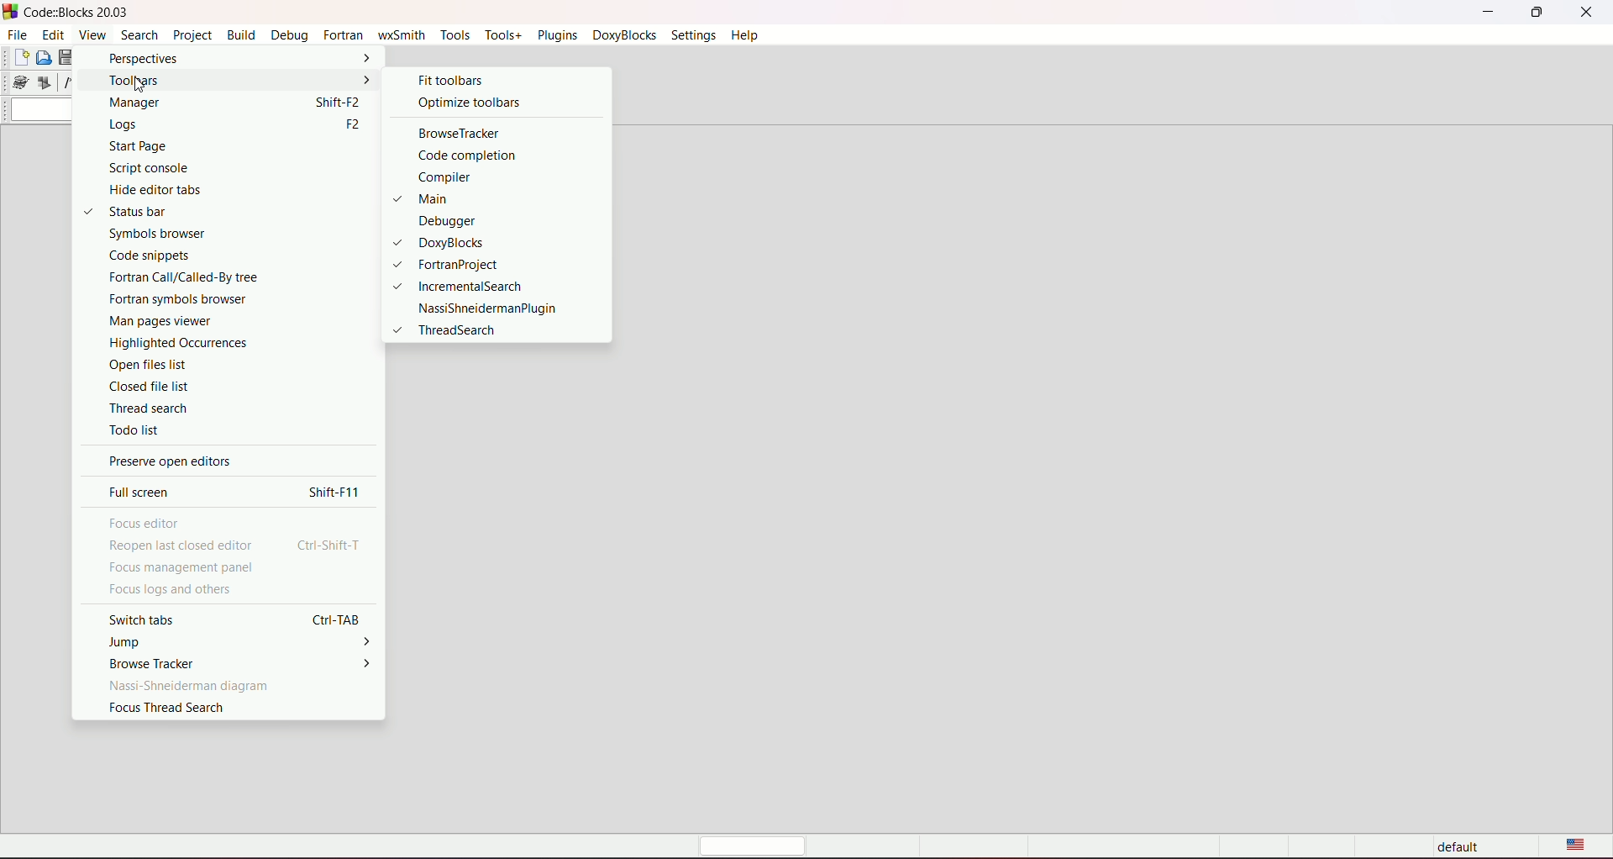 This screenshot has width=1613, height=859. What do you see at coordinates (692, 35) in the screenshot?
I see `settings` at bounding box center [692, 35].